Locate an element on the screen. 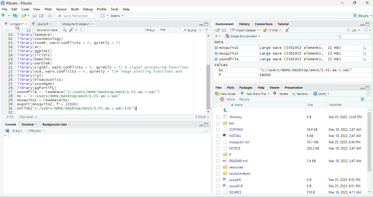 This screenshot has height=197, width=373. select is located at coordinates (217, 101).